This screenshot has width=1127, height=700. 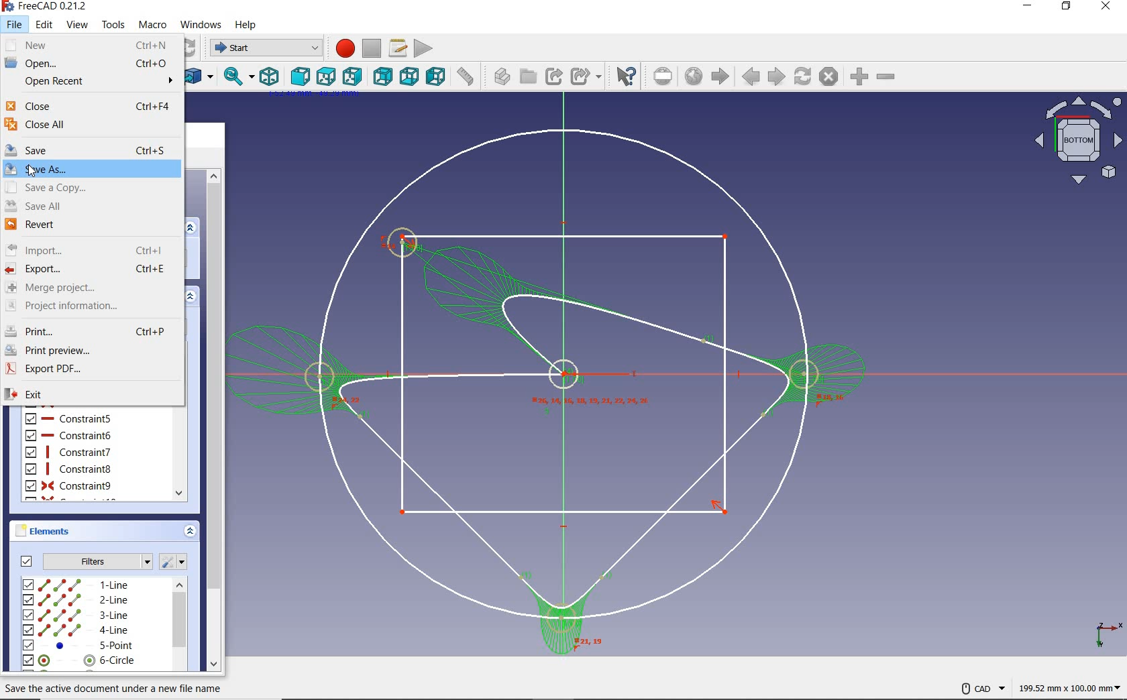 I want to click on make link, so click(x=553, y=76).